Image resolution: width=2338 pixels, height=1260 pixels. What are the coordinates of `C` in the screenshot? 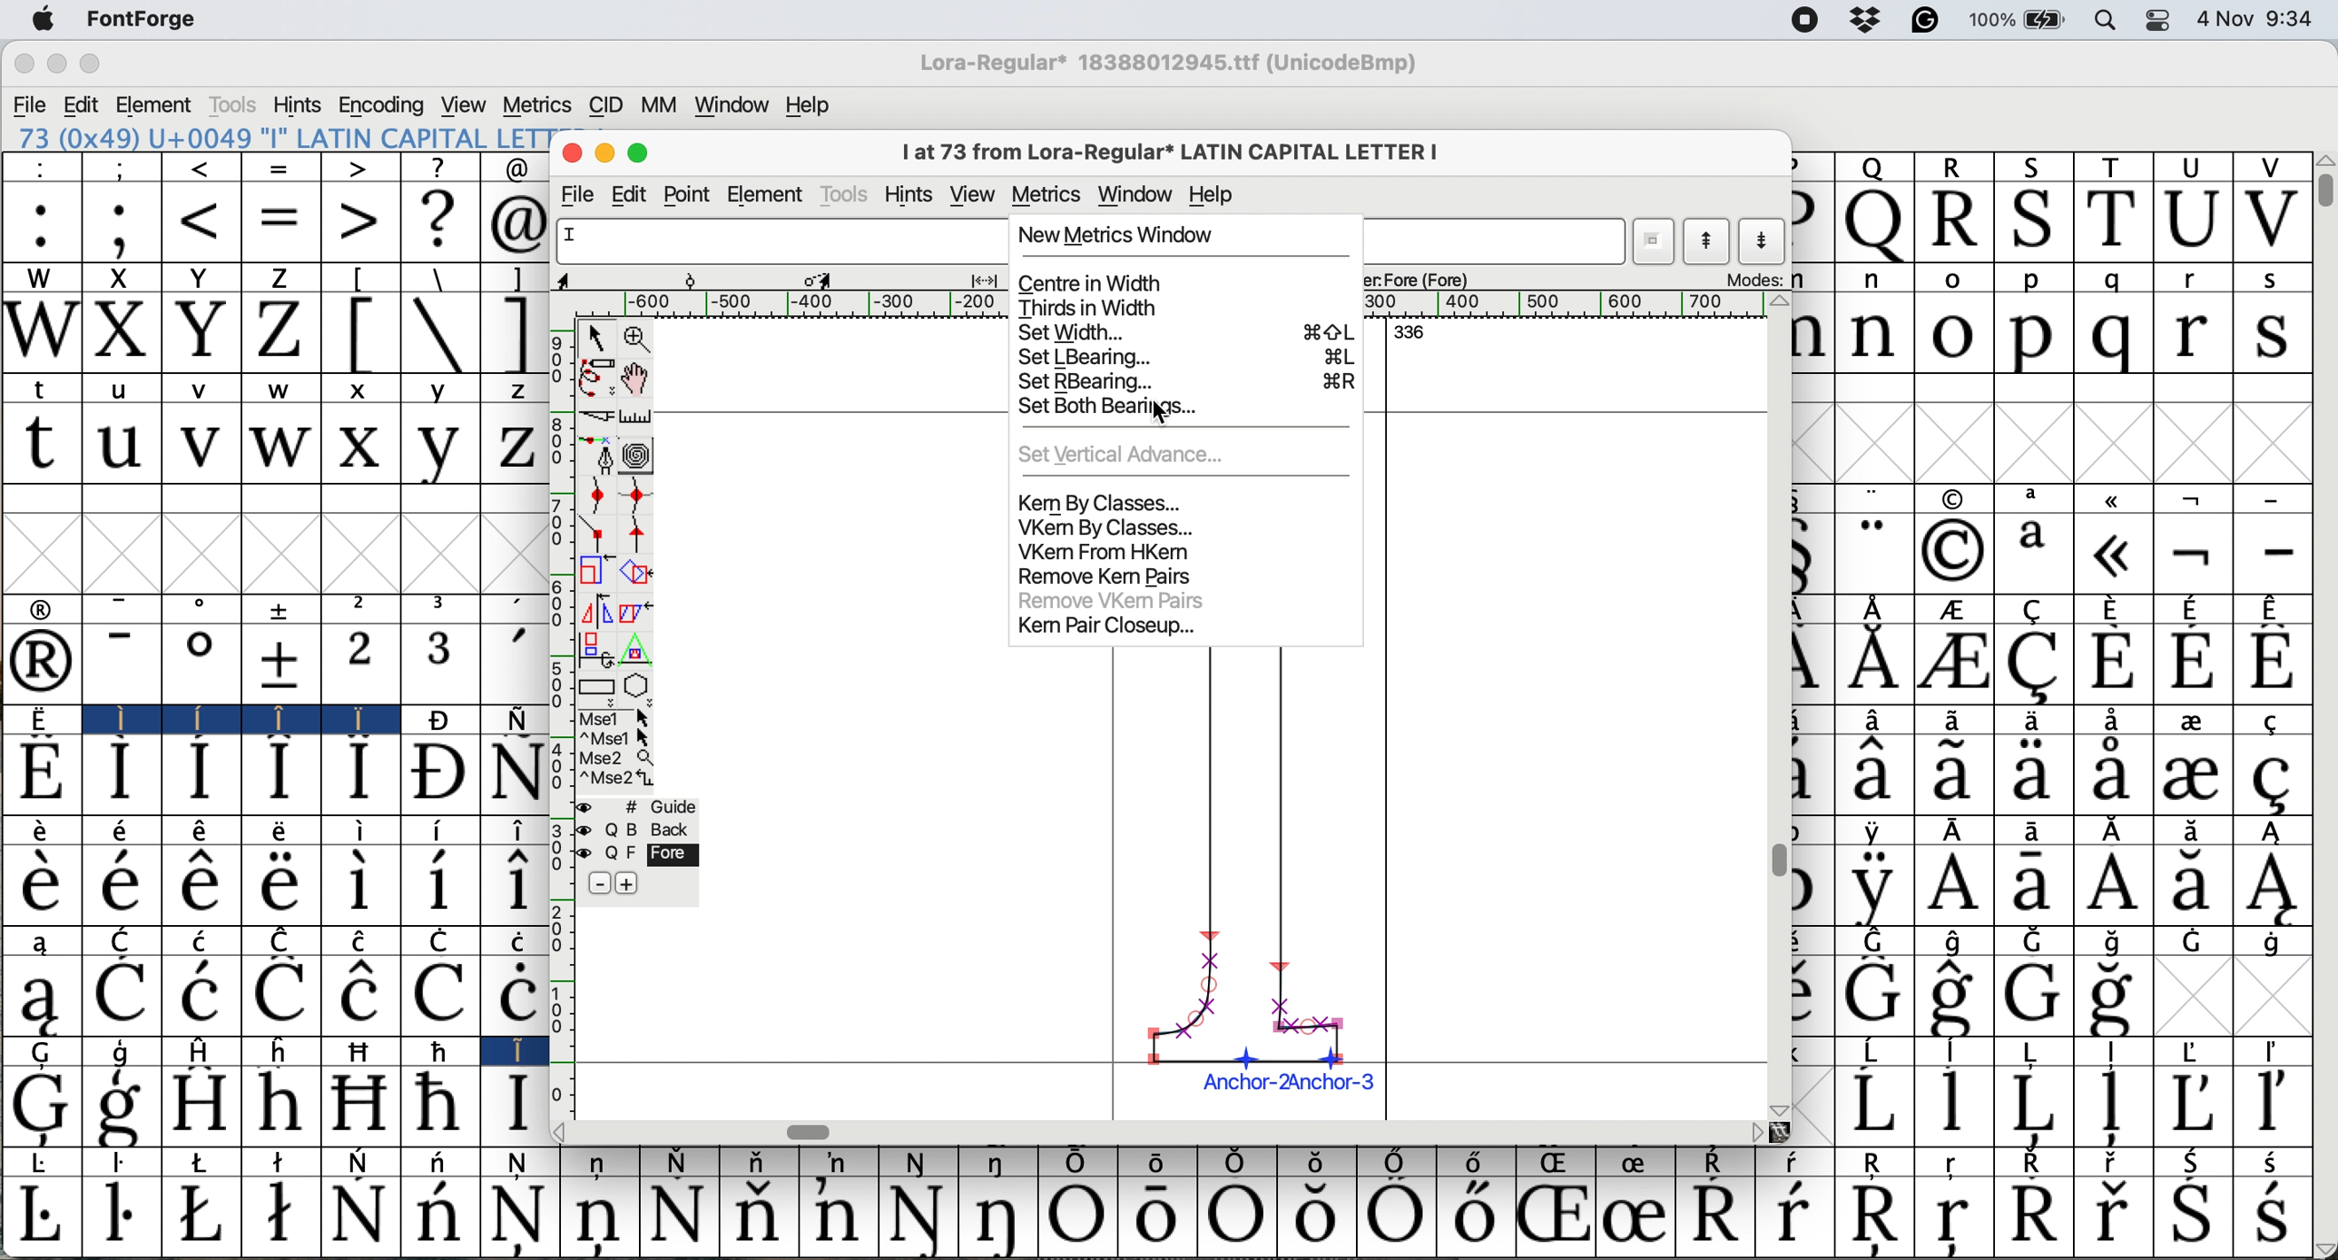 It's located at (121, 939).